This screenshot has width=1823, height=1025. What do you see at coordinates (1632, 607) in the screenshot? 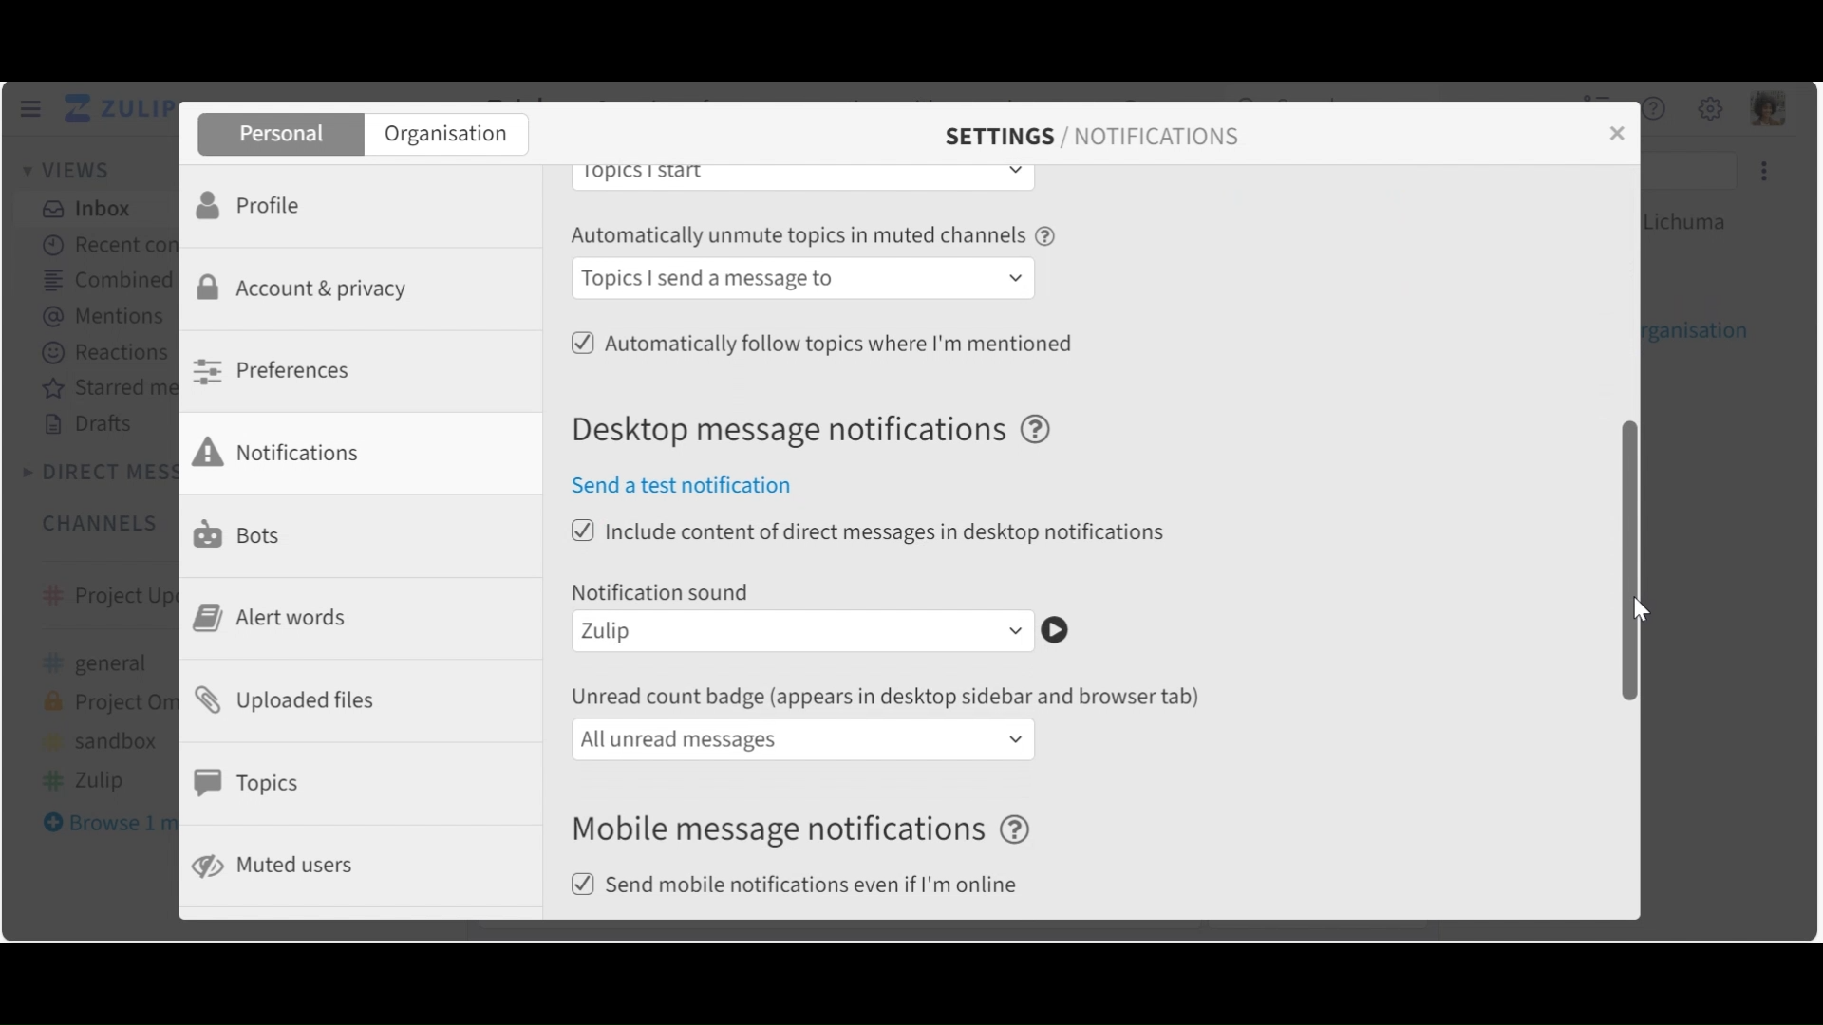
I see `cursor` at bounding box center [1632, 607].